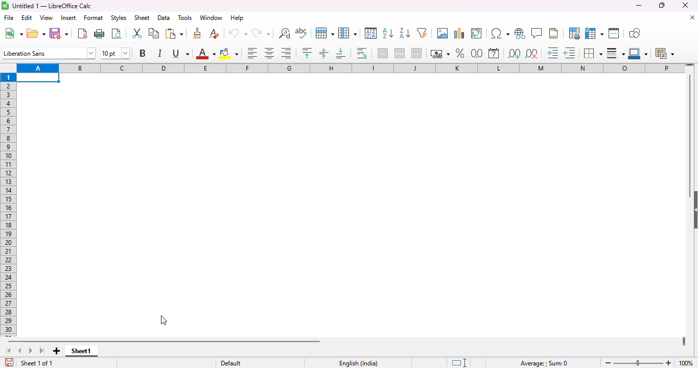  Describe the element at coordinates (214, 34) in the screenshot. I see `clear direct formatting` at that location.